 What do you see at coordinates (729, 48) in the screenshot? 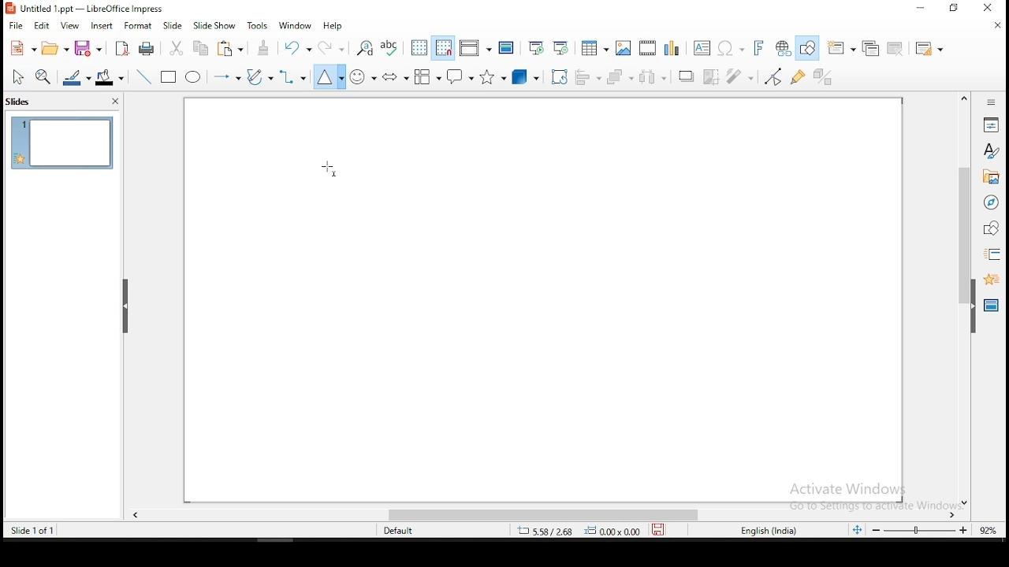
I see `special characters` at bounding box center [729, 48].